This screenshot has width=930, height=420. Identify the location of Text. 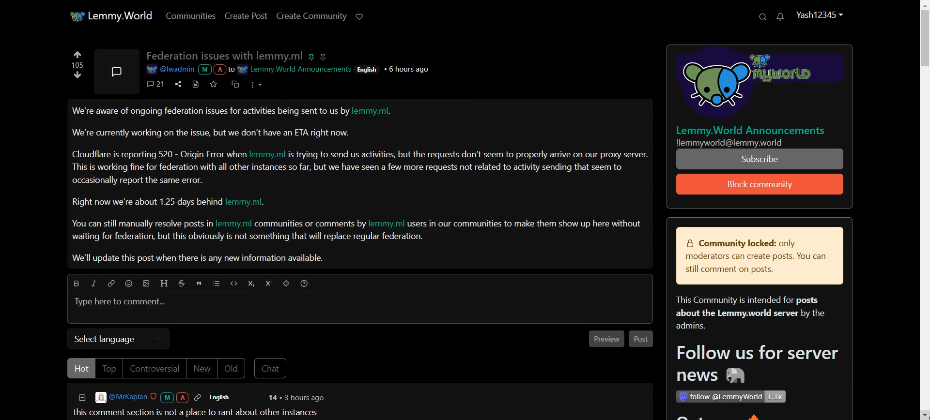
(758, 301).